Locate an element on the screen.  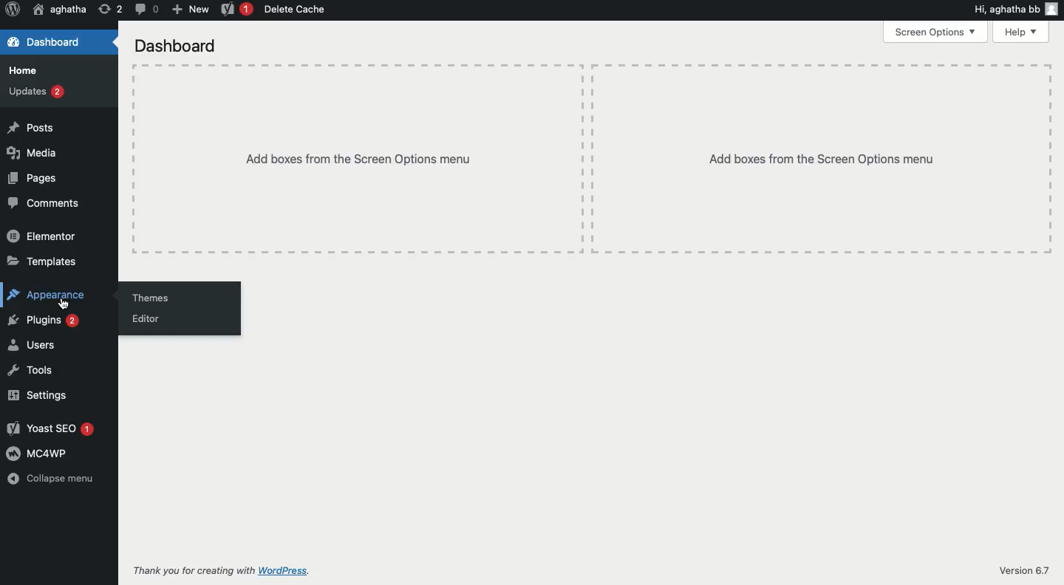
Dashboard is located at coordinates (178, 46).